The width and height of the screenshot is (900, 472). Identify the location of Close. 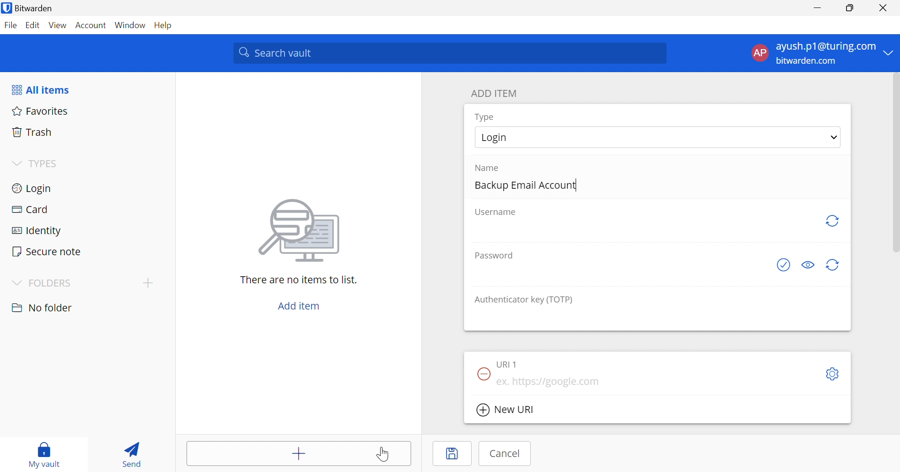
(883, 7).